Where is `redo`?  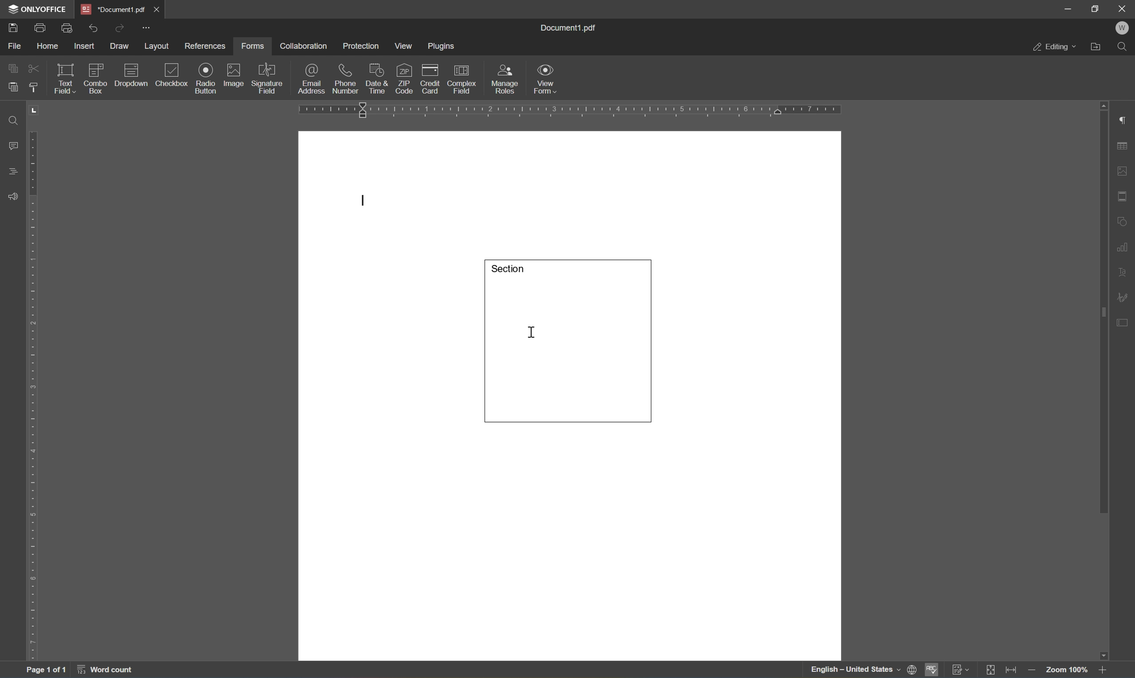
redo is located at coordinates (118, 27).